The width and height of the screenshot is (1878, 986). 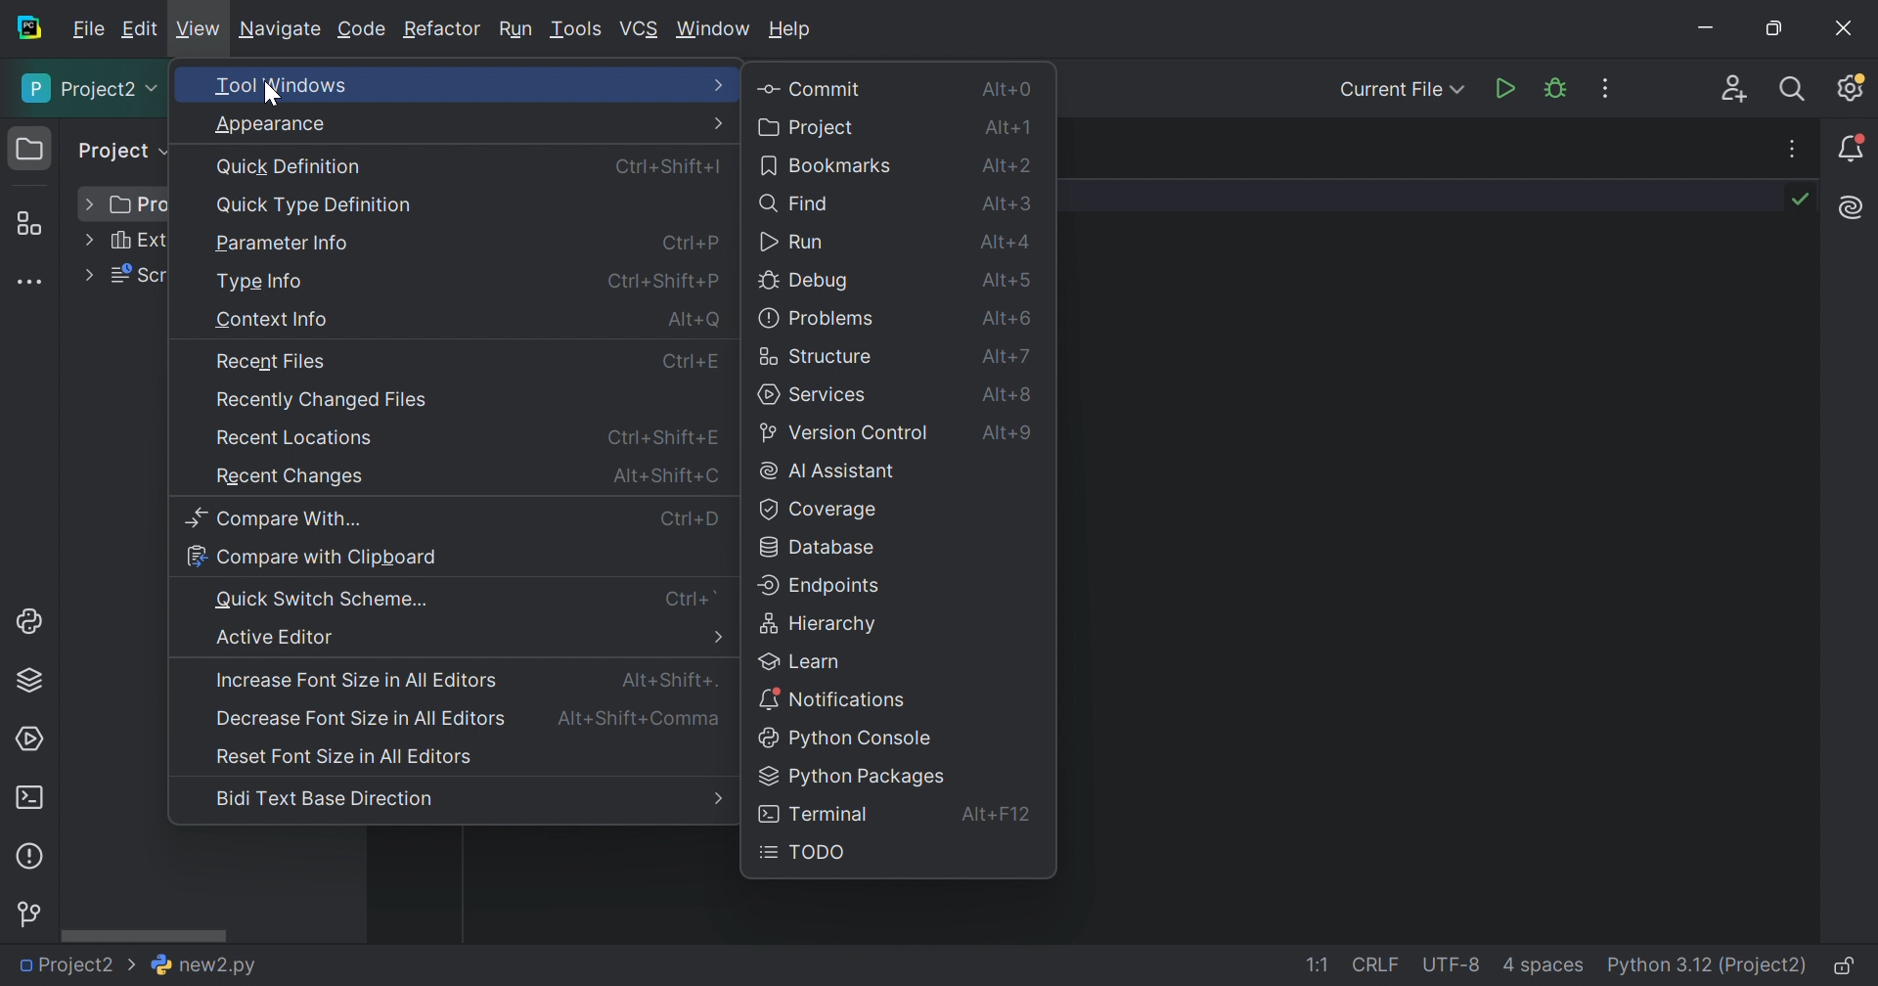 What do you see at coordinates (1777, 29) in the screenshot?
I see `Restore down` at bounding box center [1777, 29].